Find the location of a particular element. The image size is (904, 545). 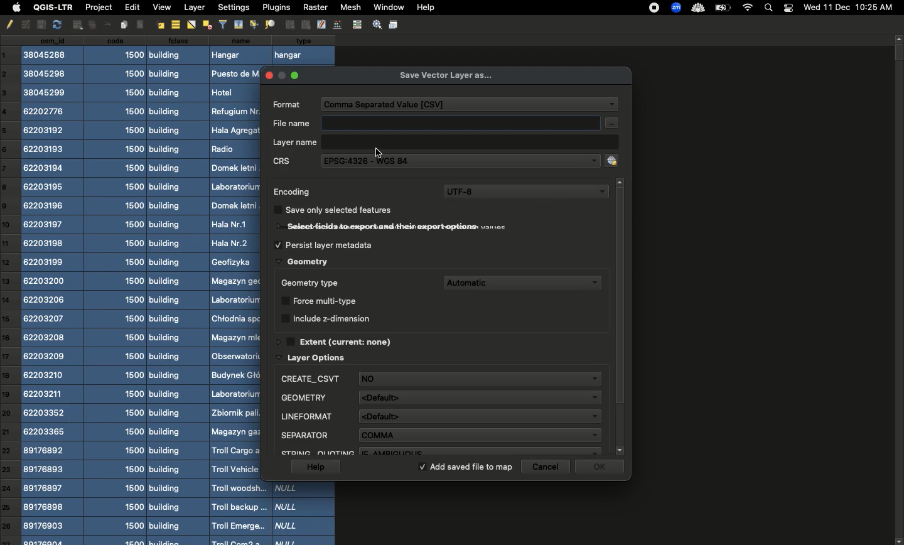

CSV is located at coordinates (472, 103).